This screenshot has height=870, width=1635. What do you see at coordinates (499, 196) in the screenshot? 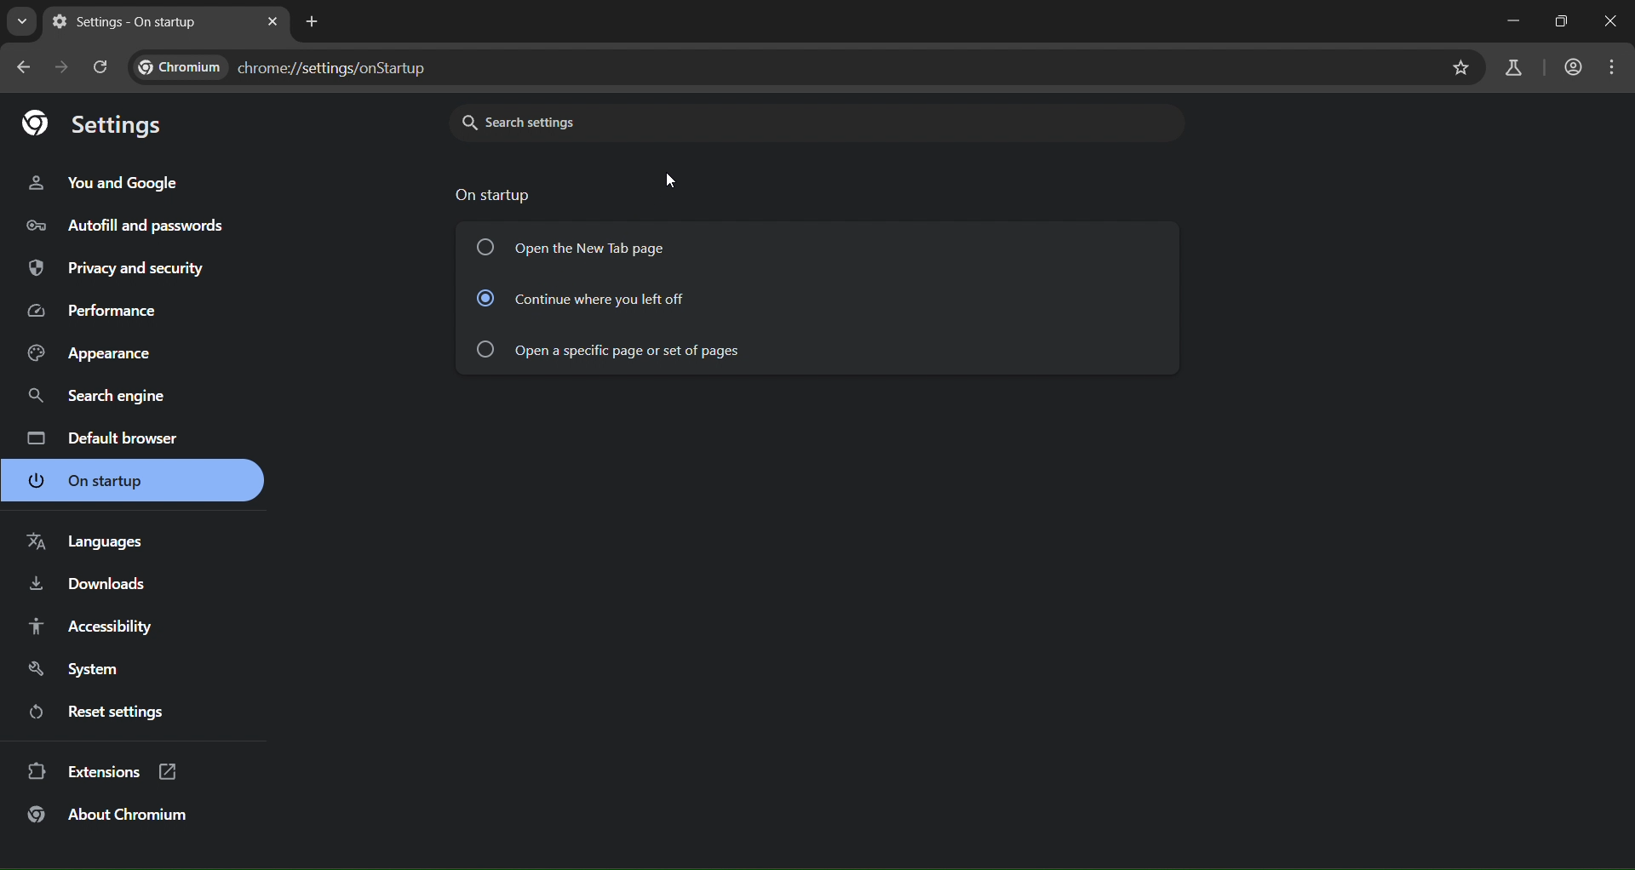
I see `on startup` at bounding box center [499, 196].